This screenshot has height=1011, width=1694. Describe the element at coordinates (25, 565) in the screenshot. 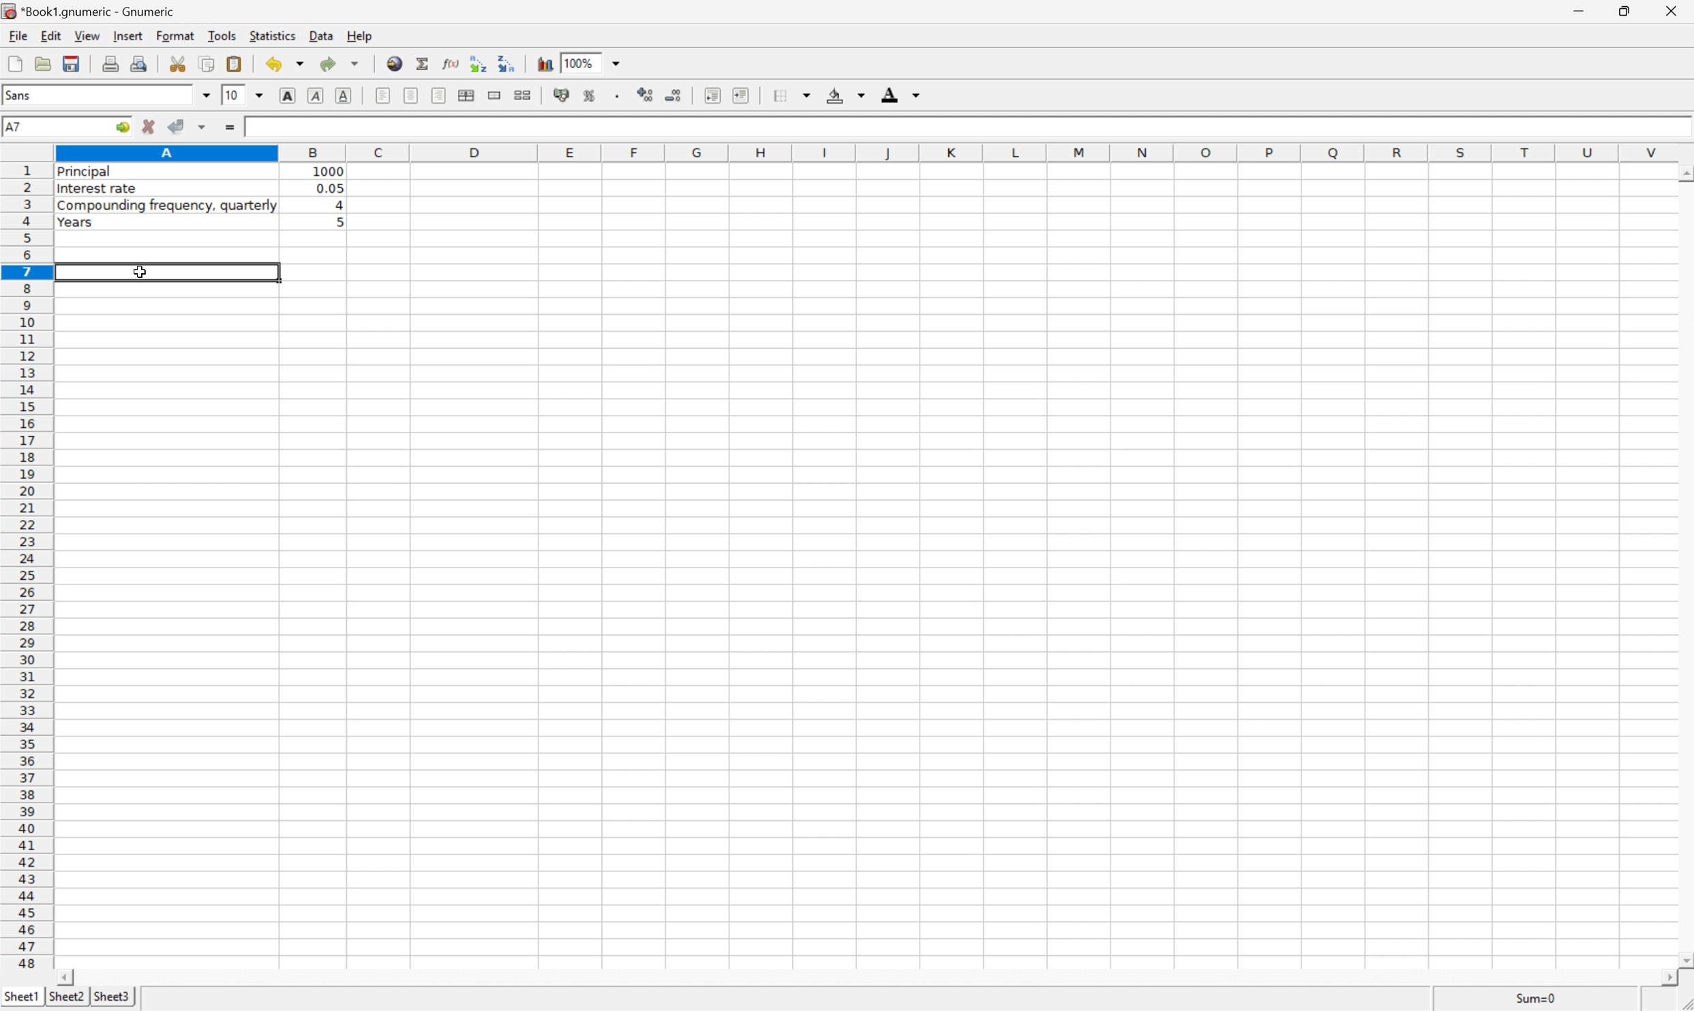

I see `row number` at that location.